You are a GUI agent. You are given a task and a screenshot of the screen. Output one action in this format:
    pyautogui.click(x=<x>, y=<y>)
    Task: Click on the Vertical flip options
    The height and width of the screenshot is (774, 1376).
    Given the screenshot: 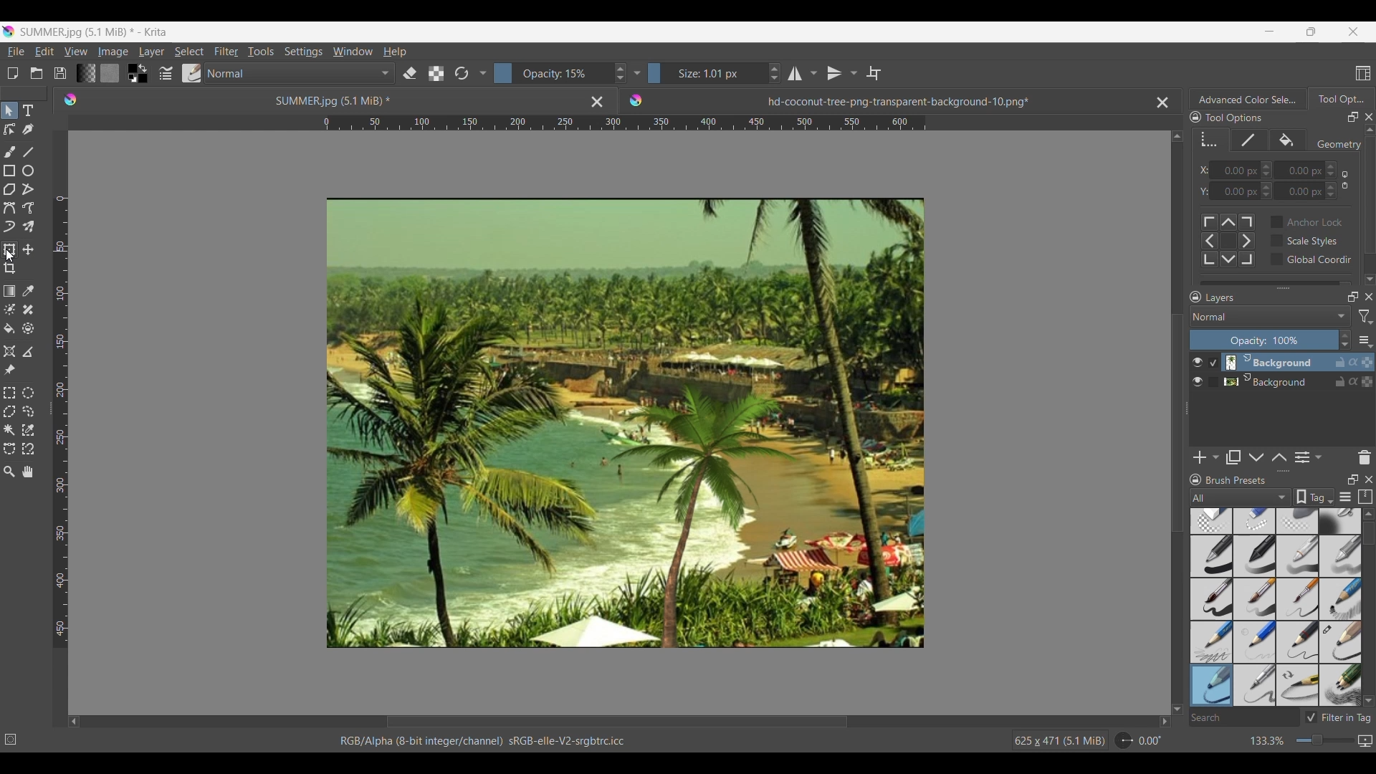 What is the action you would take?
    pyautogui.click(x=852, y=72)
    